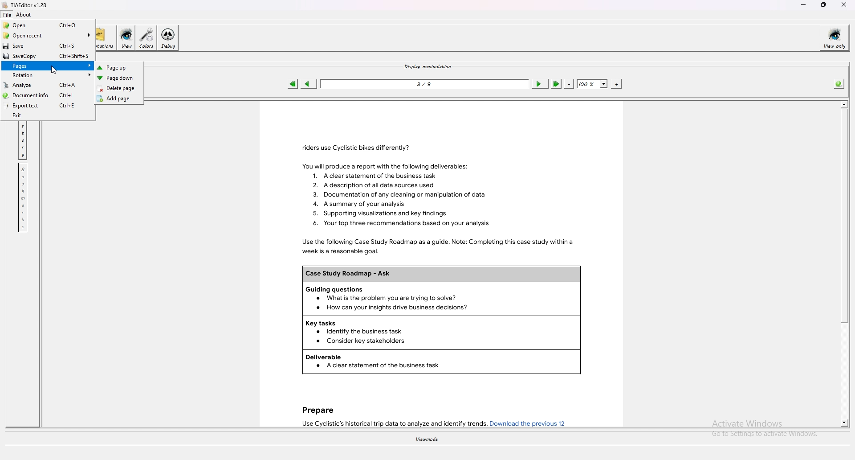  Describe the element at coordinates (556, 84) in the screenshot. I see `last page` at that location.